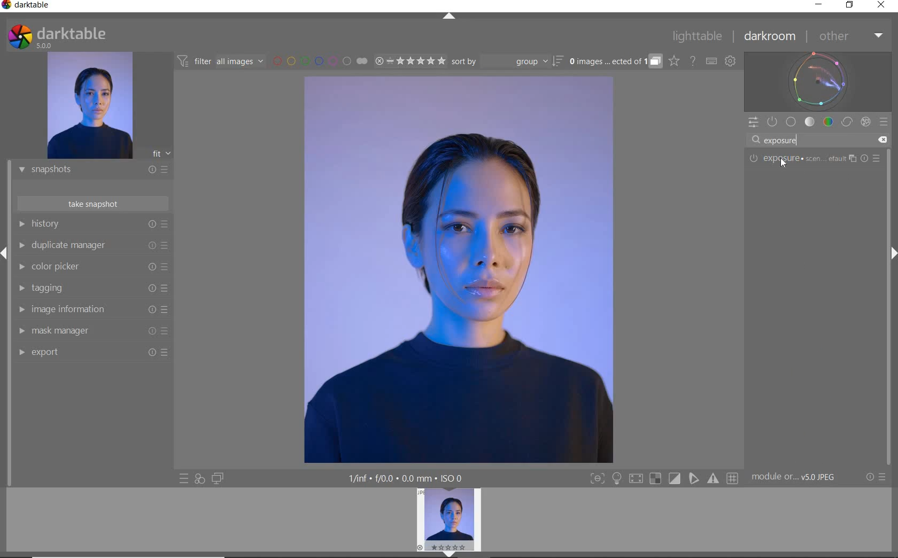 The width and height of the screenshot is (898, 558). What do you see at coordinates (92, 245) in the screenshot?
I see `DUPLICATE MANAGER` at bounding box center [92, 245].